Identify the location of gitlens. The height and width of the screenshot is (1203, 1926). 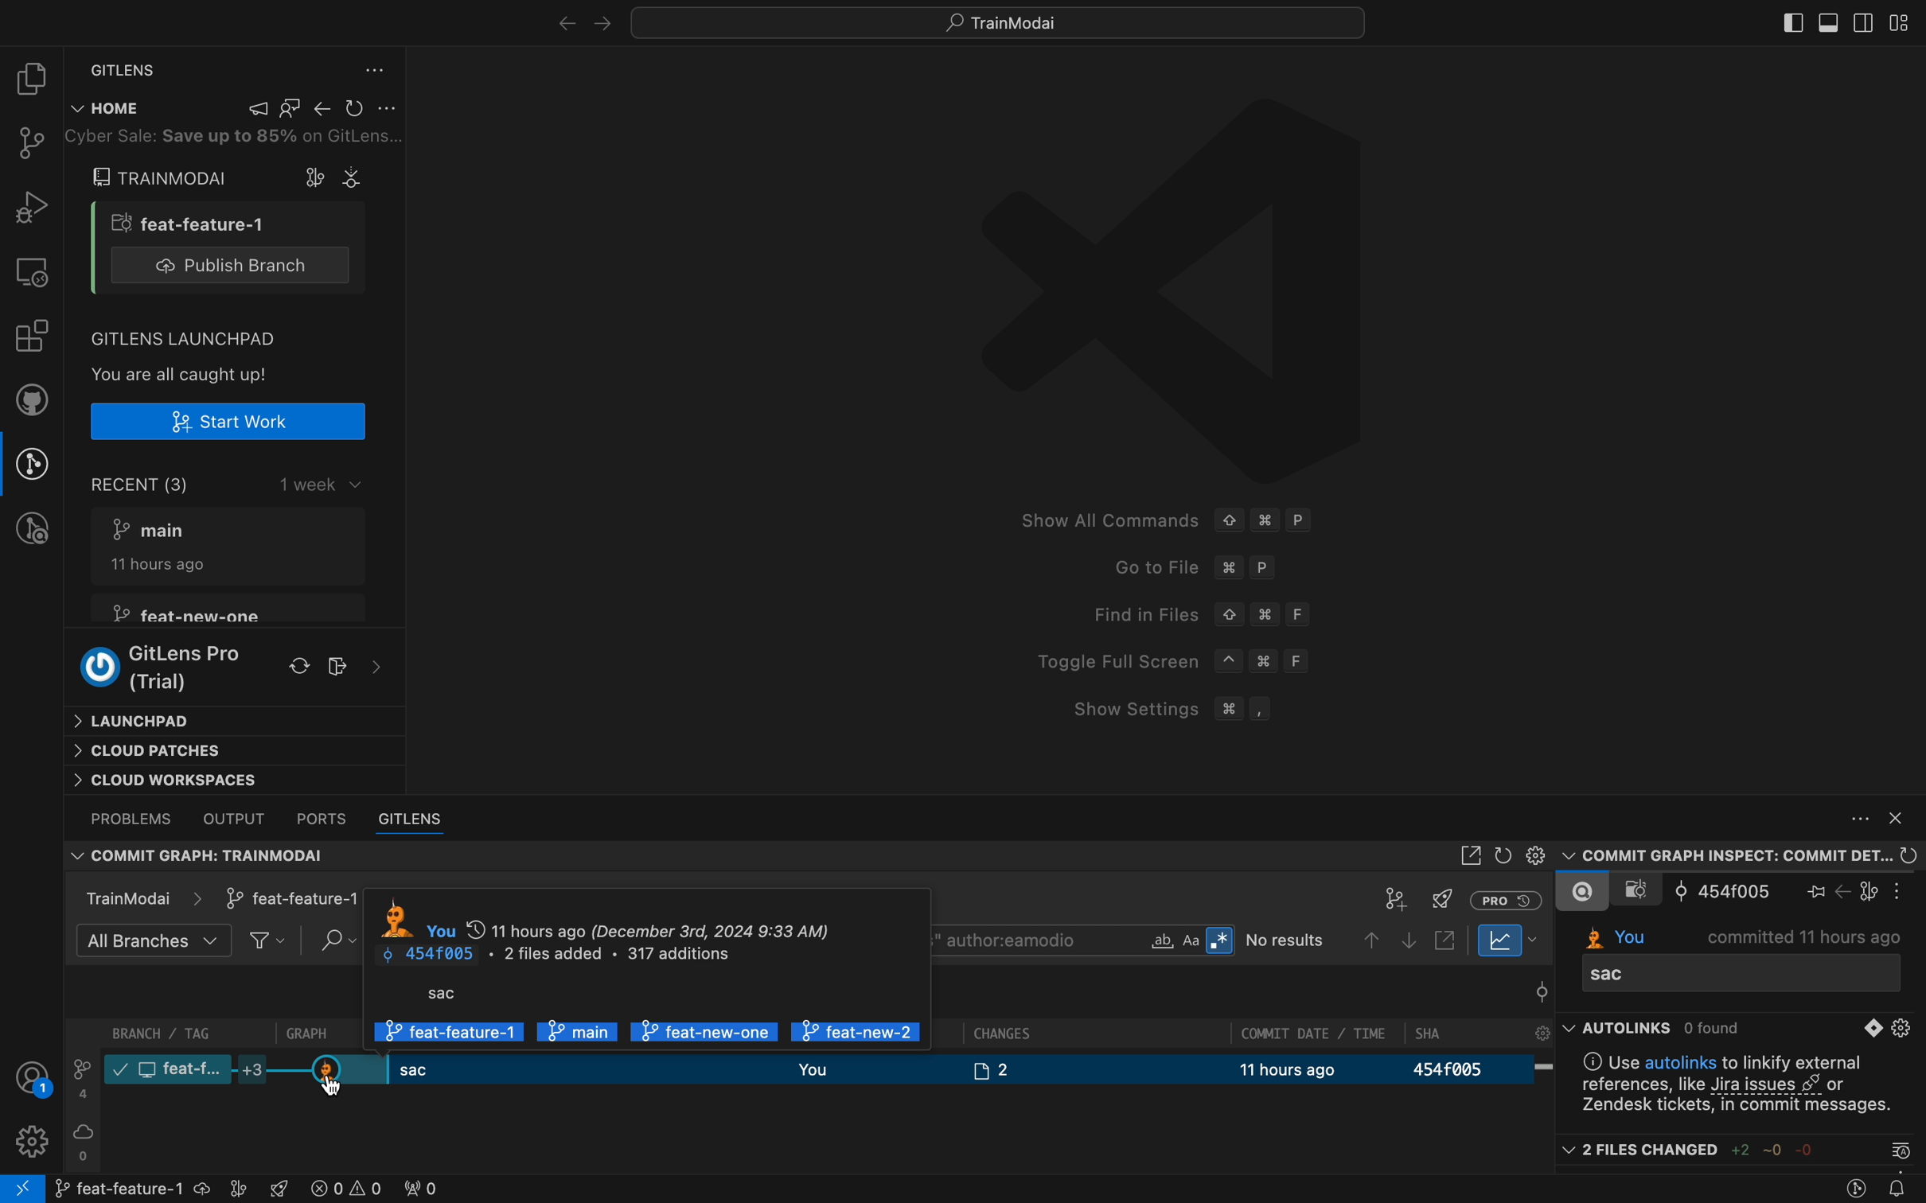
(37, 465).